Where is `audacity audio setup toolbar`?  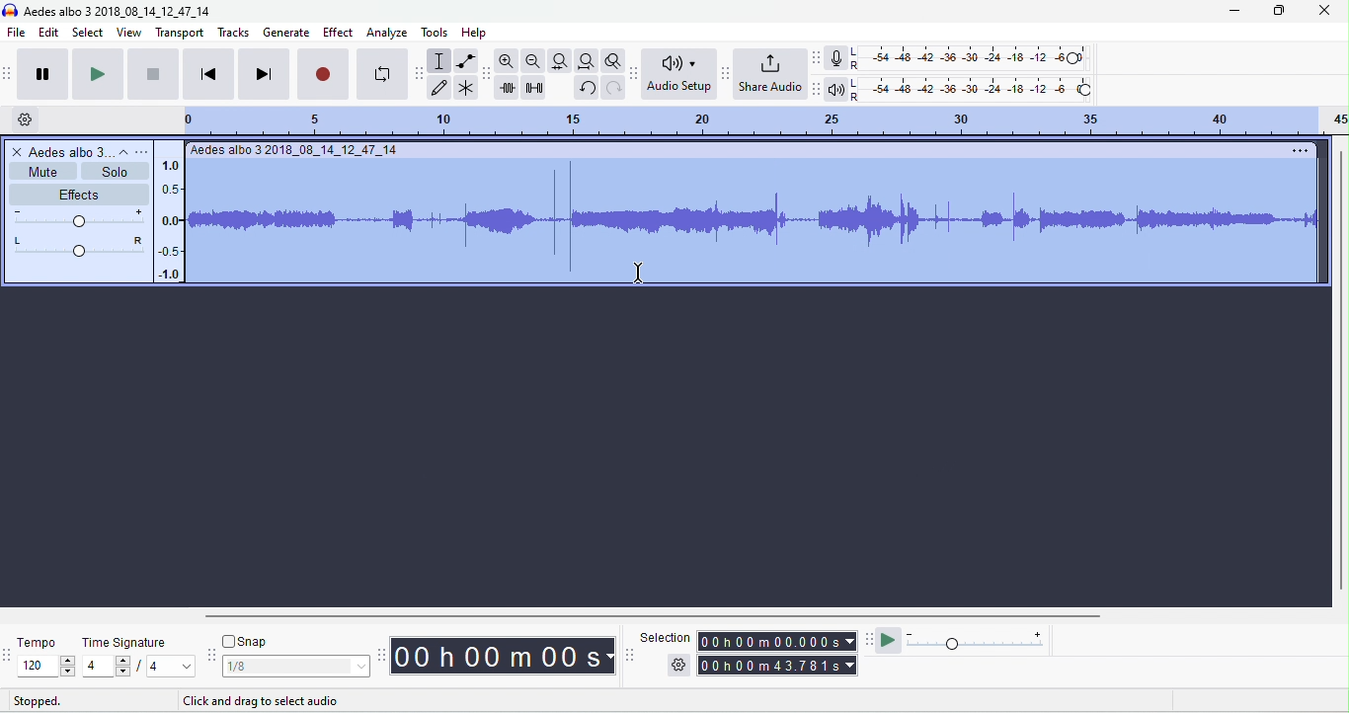
audacity audio setup toolbar is located at coordinates (634, 75).